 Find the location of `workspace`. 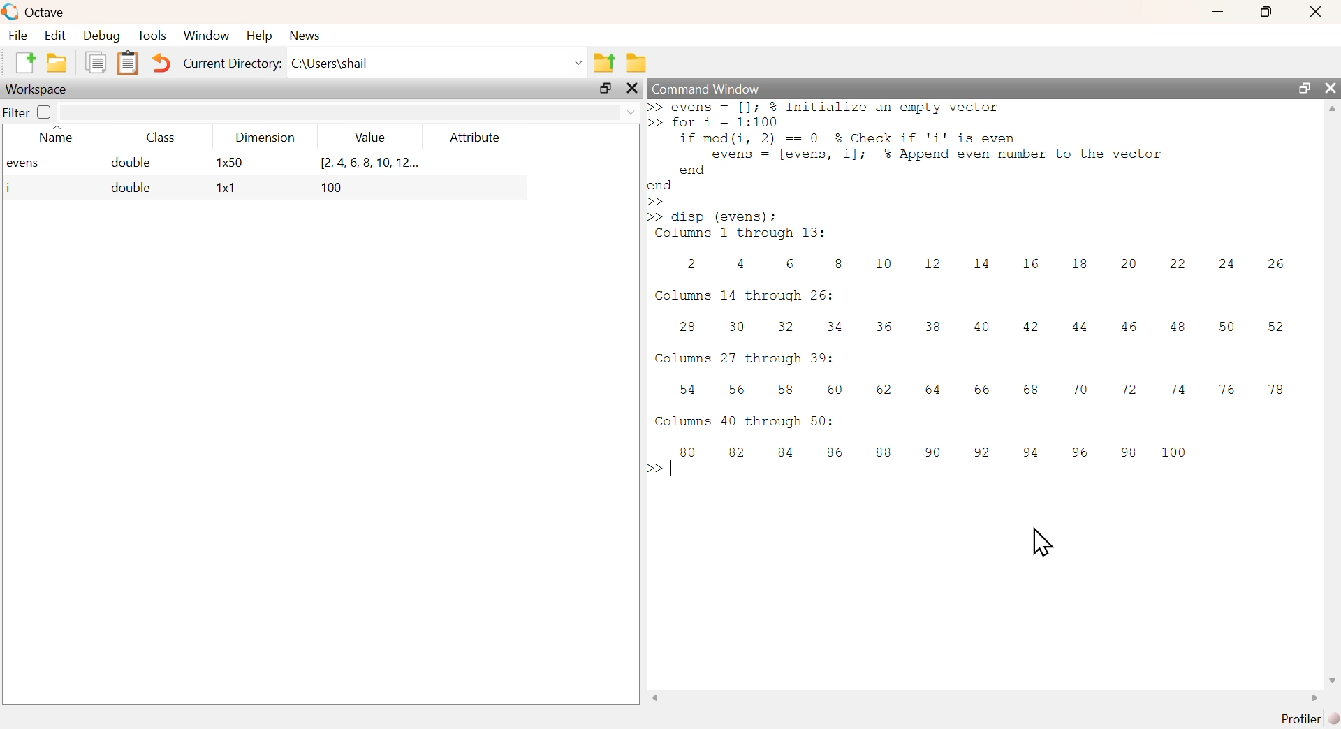

workspace is located at coordinates (40, 89).